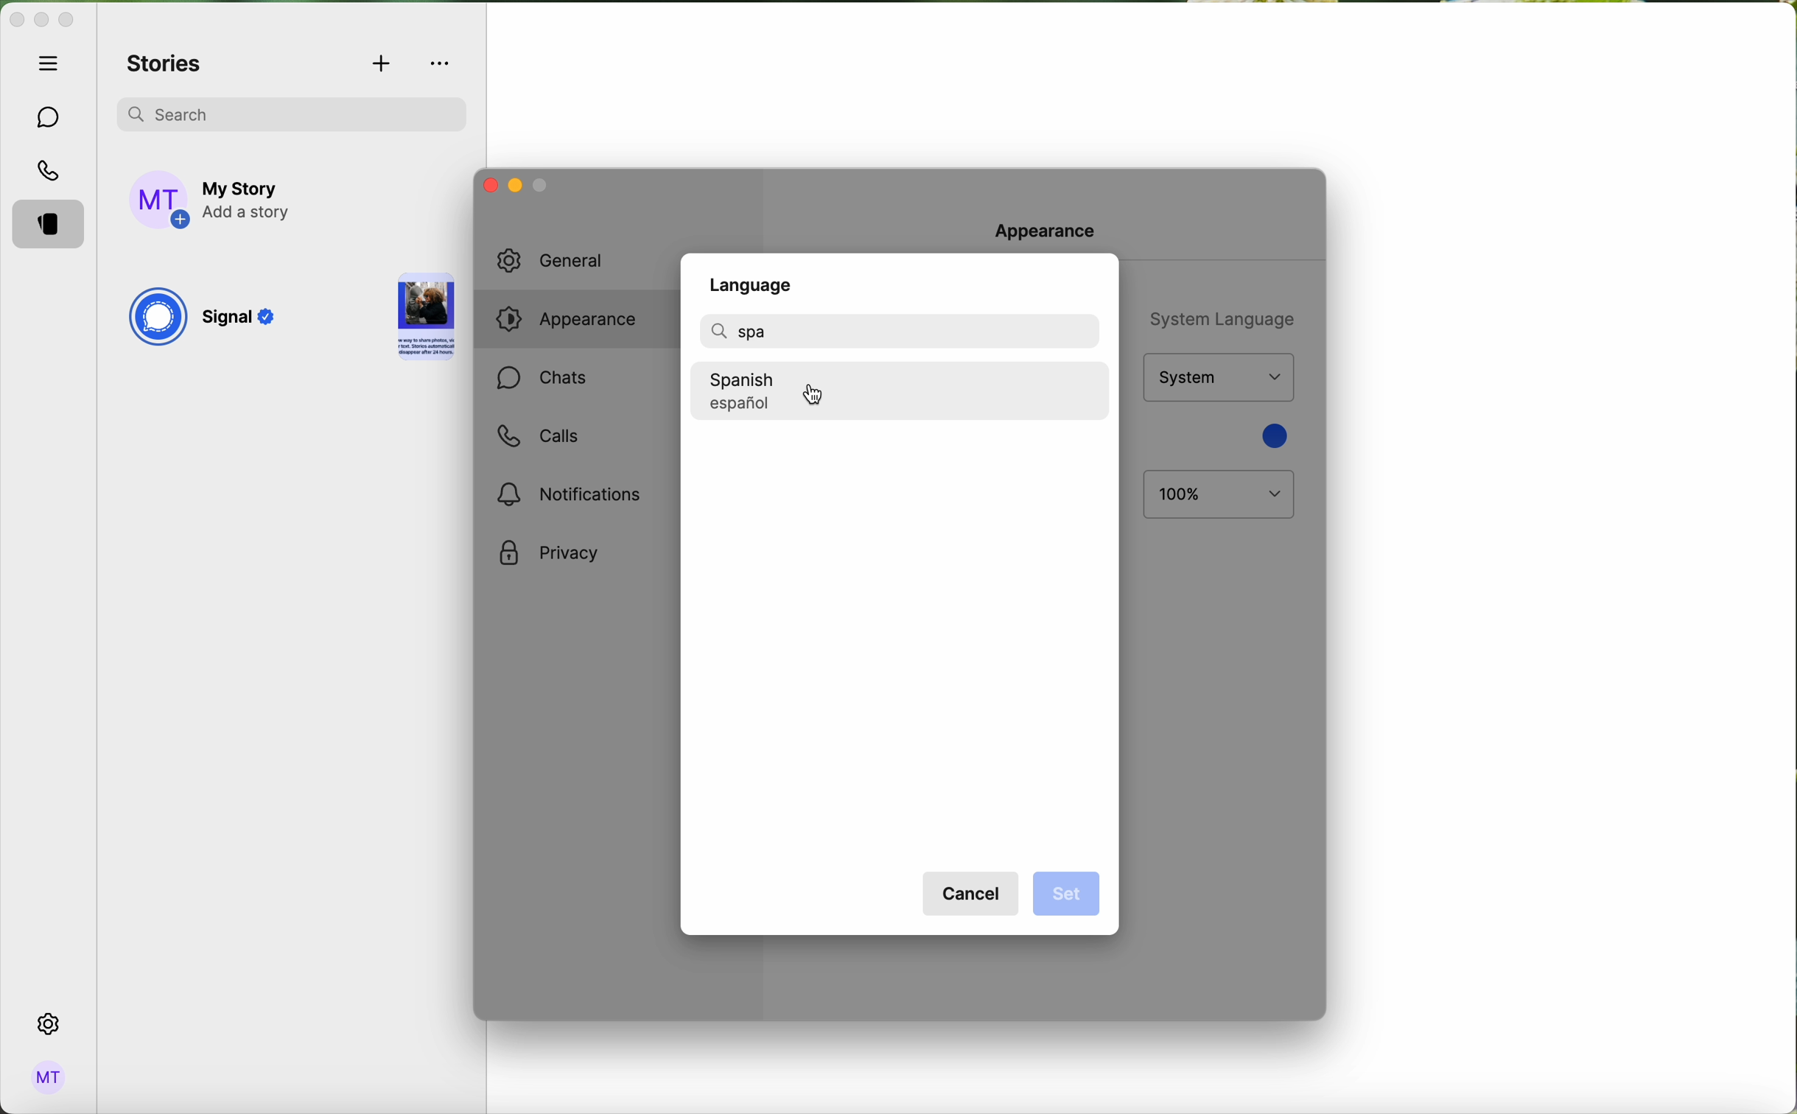  What do you see at coordinates (549, 554) in the screenshot?
I see `privacy` at bounding box center [549, 554].